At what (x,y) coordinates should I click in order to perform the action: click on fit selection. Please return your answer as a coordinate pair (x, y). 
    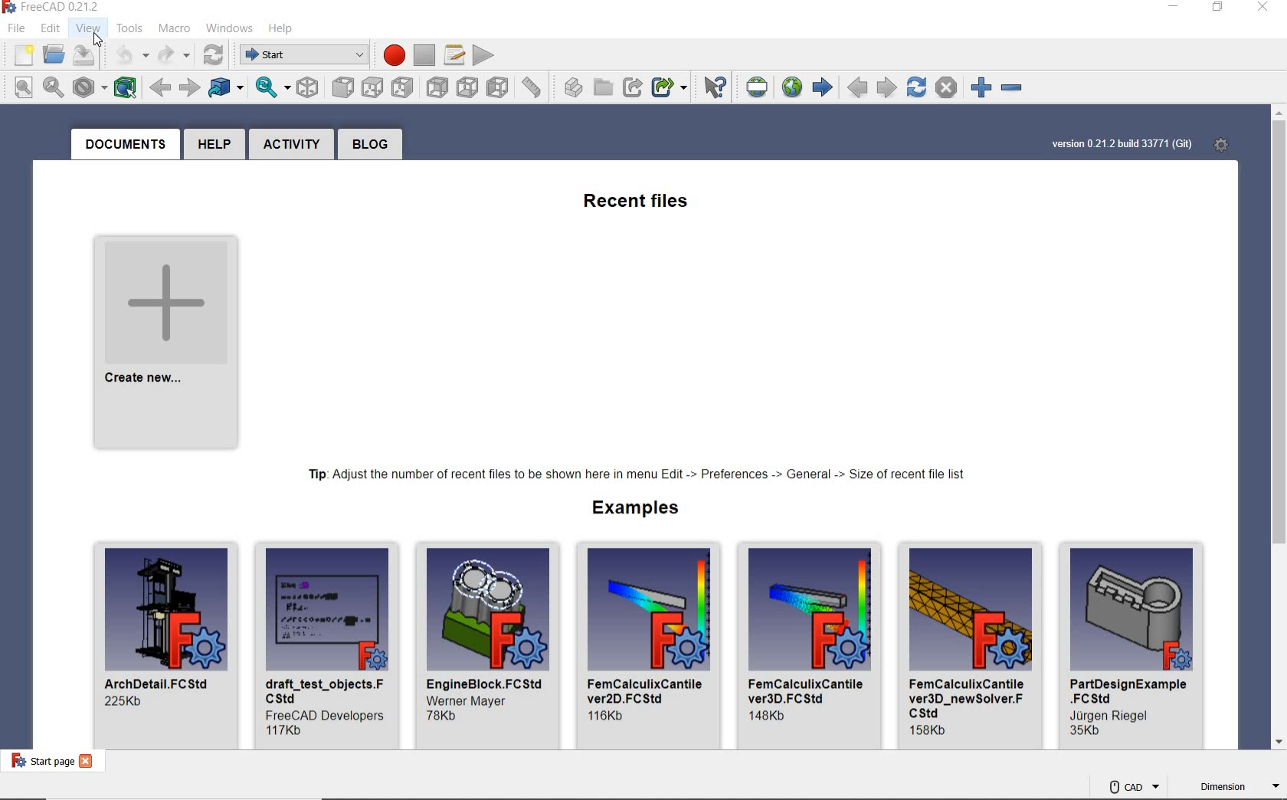
    Looking at the image, I should click on (53, 87).